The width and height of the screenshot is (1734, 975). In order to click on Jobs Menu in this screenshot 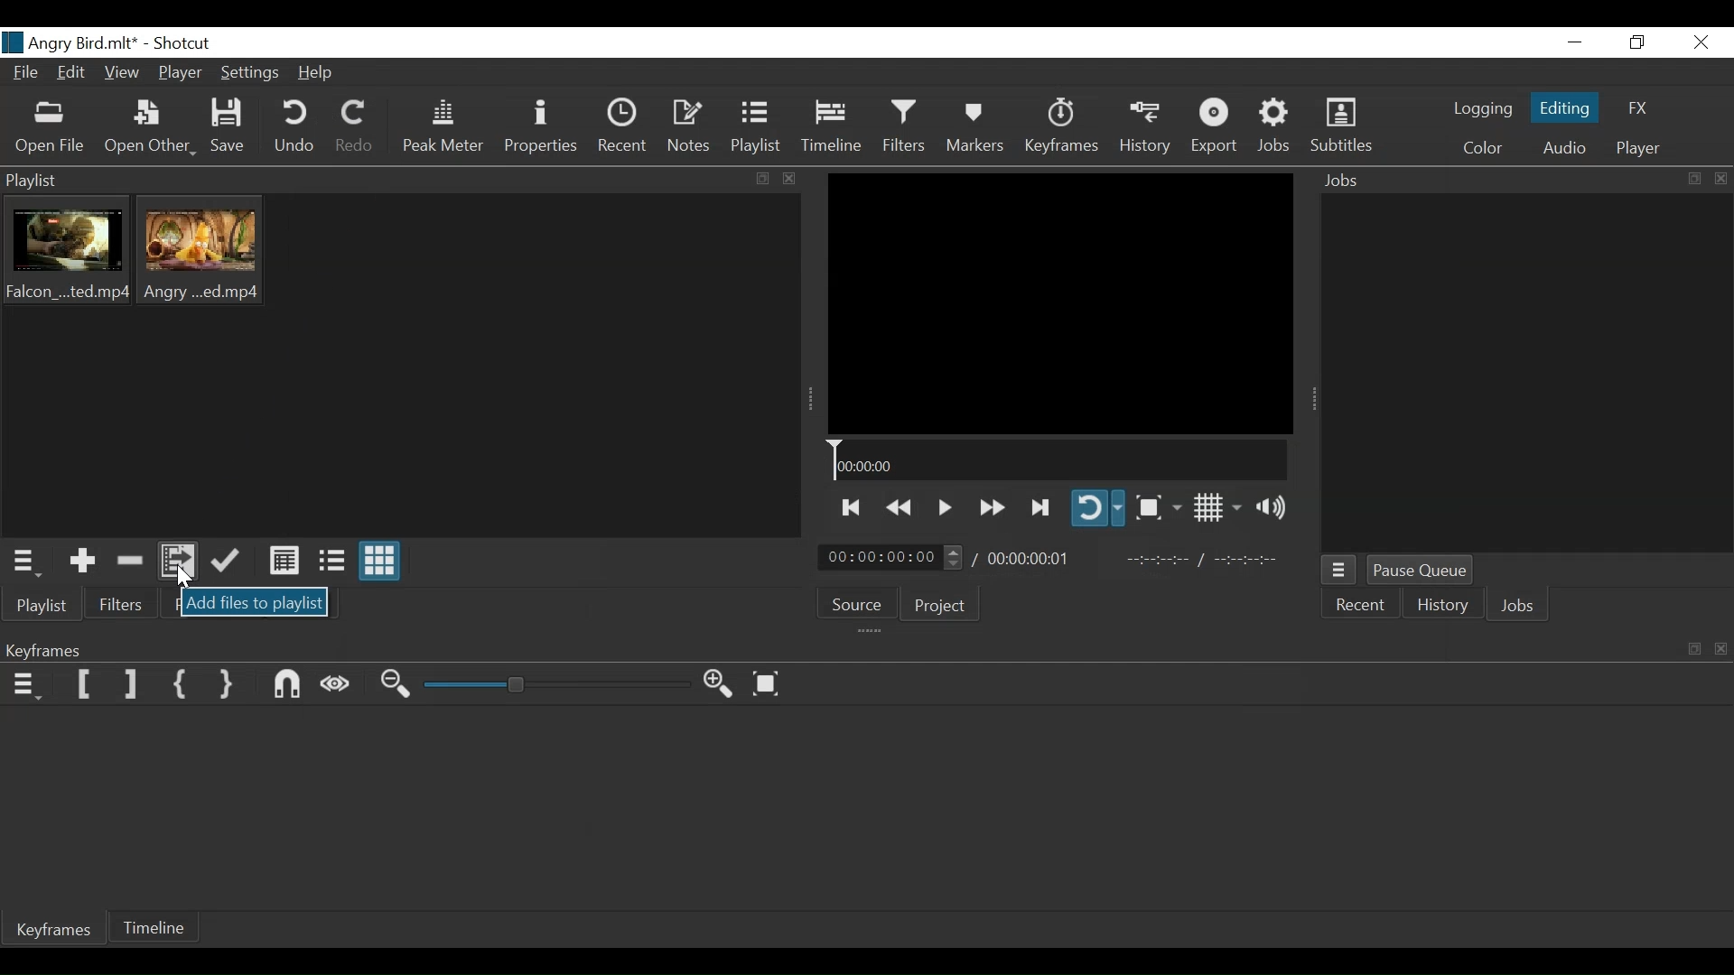, I will do `click(1343, 571)`.